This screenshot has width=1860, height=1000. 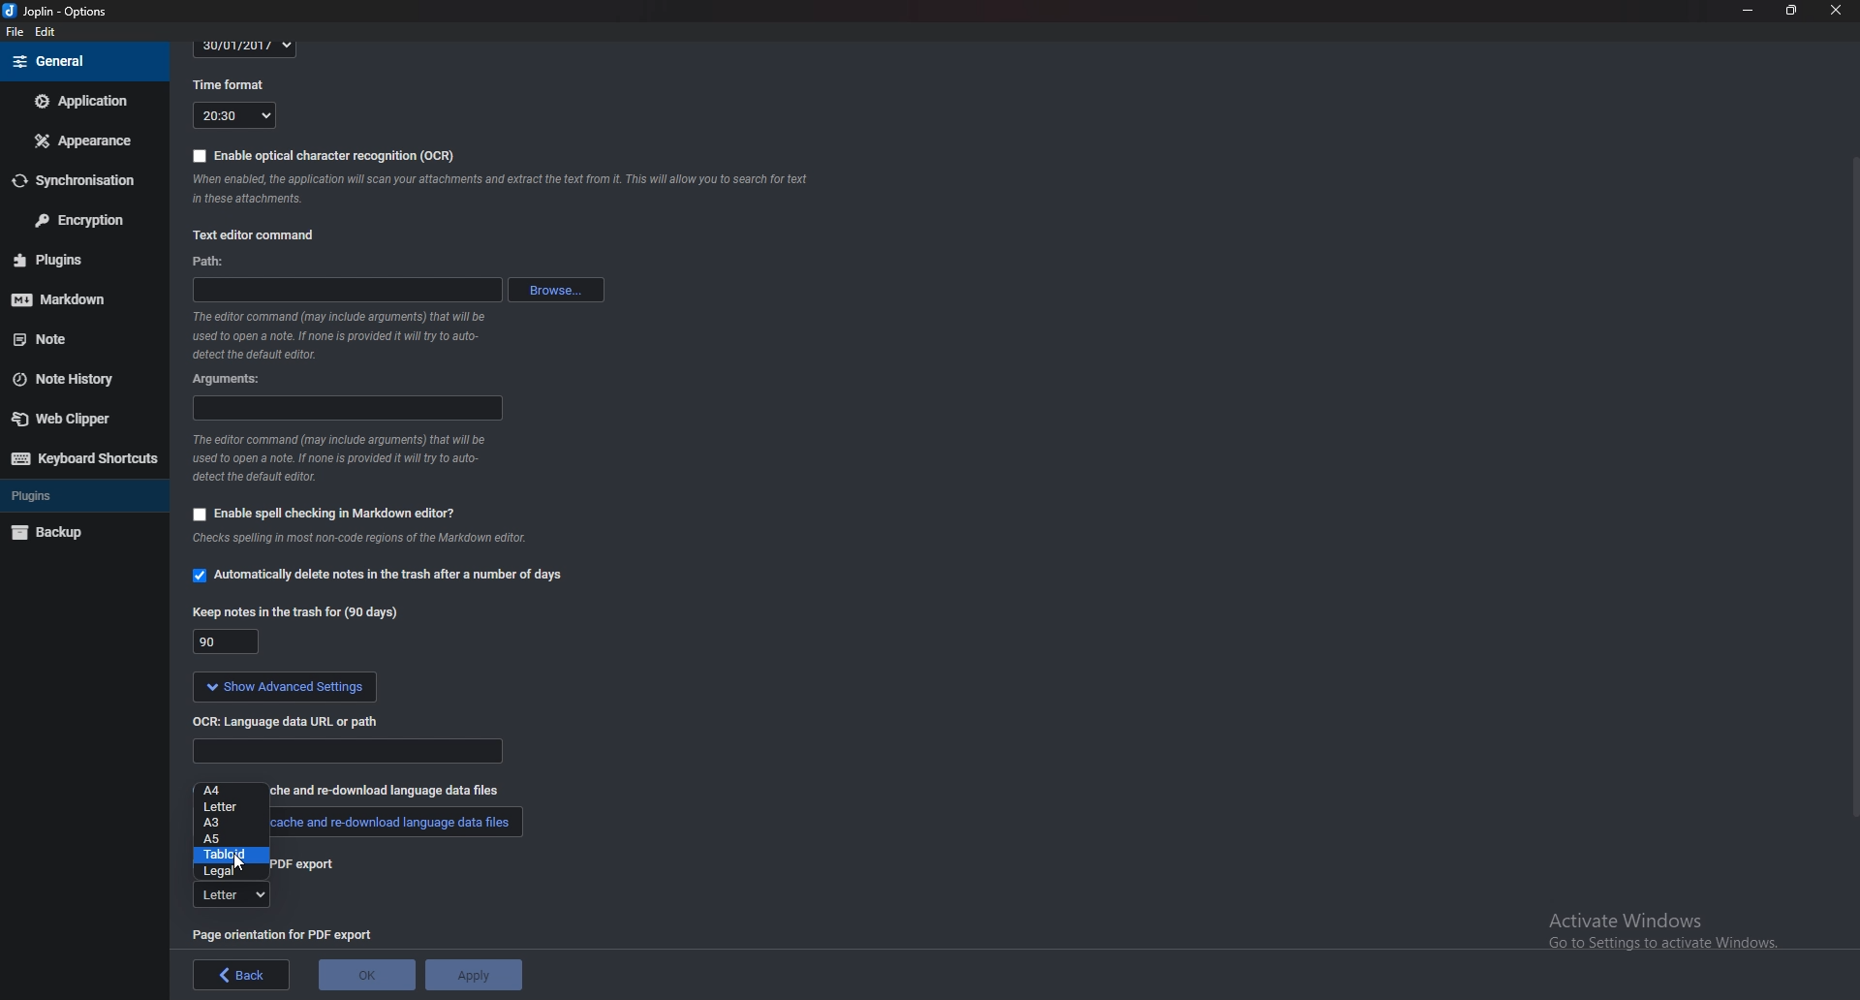 I want to click on Automatically delete notes, so click(x=382, y=573).